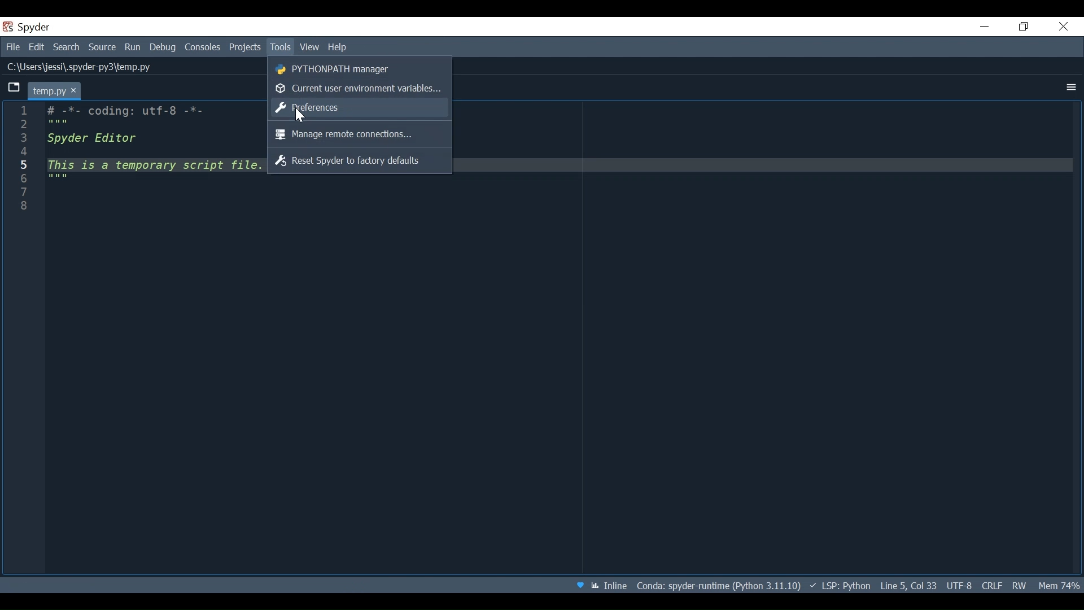 This screenshot has height=610, width=1084. I want to click on File Directory, so click(717, 584).